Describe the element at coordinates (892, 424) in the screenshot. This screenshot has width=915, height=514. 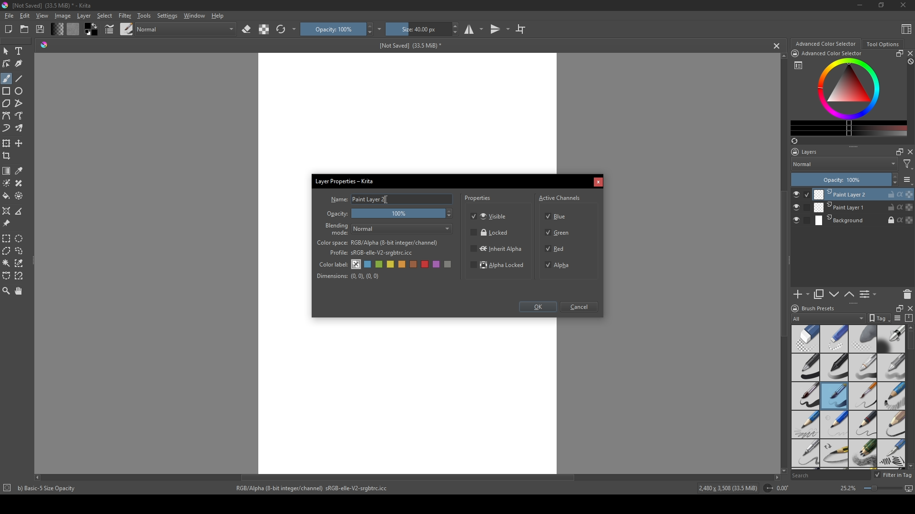
I see `pencil` at that location.